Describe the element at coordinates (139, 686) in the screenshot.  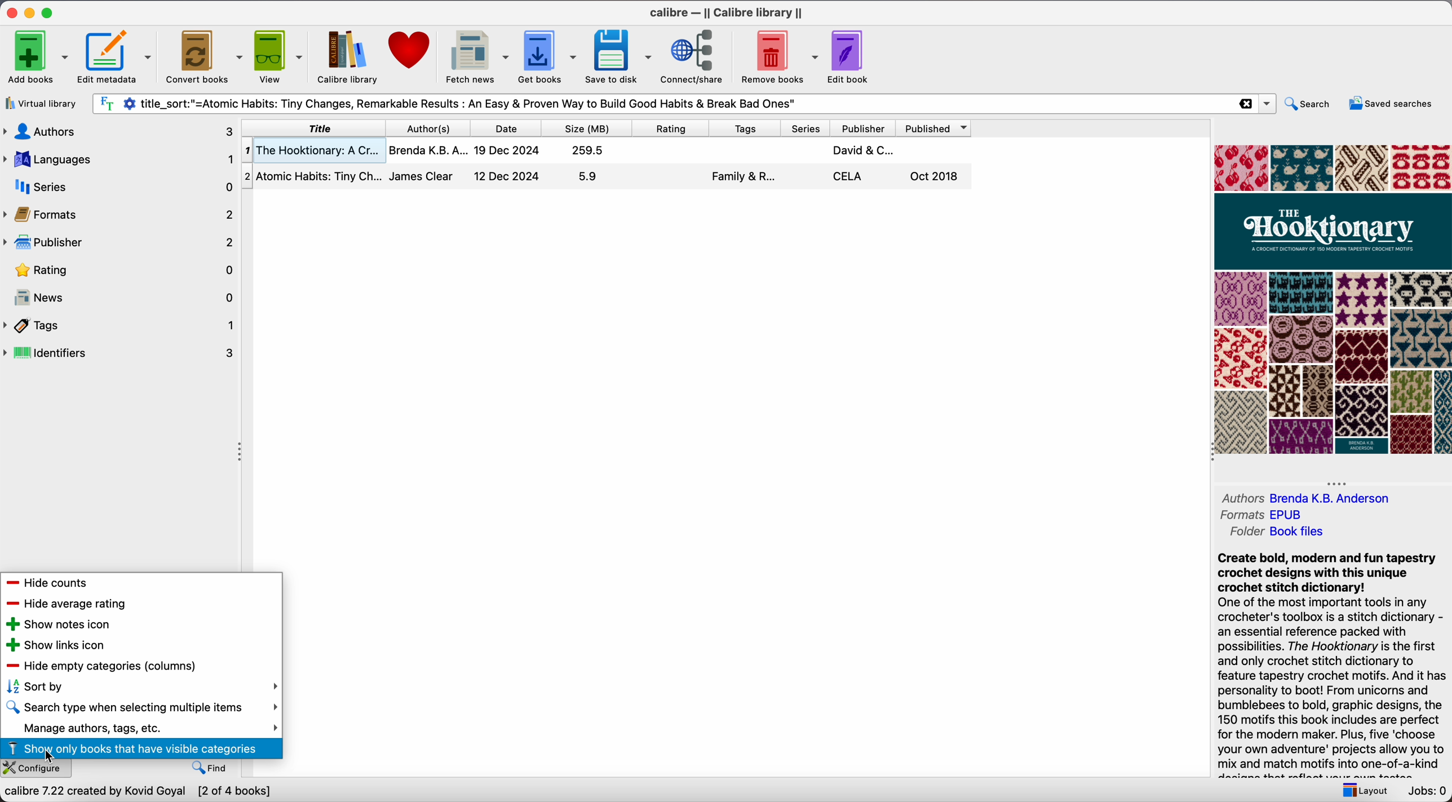
I see `sort by` at that location.